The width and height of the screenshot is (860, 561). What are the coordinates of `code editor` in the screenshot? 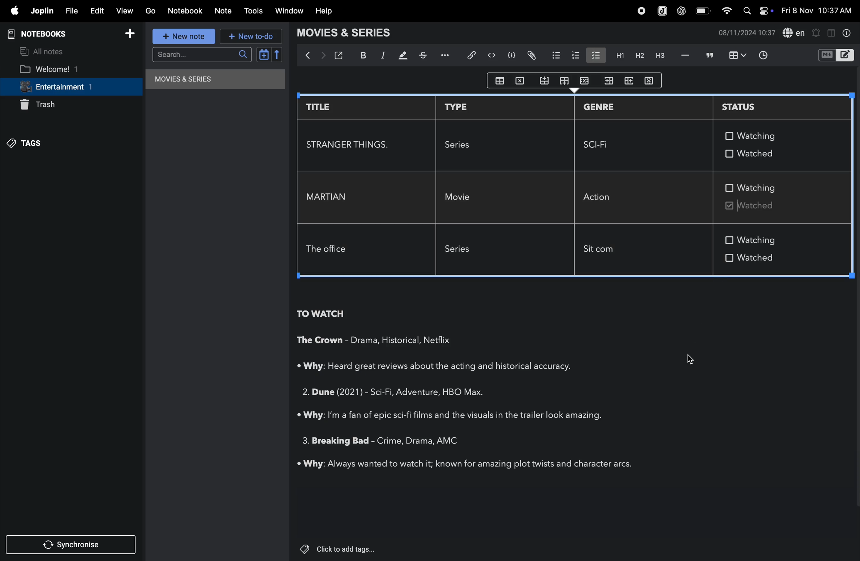 It's located at (491, 55).